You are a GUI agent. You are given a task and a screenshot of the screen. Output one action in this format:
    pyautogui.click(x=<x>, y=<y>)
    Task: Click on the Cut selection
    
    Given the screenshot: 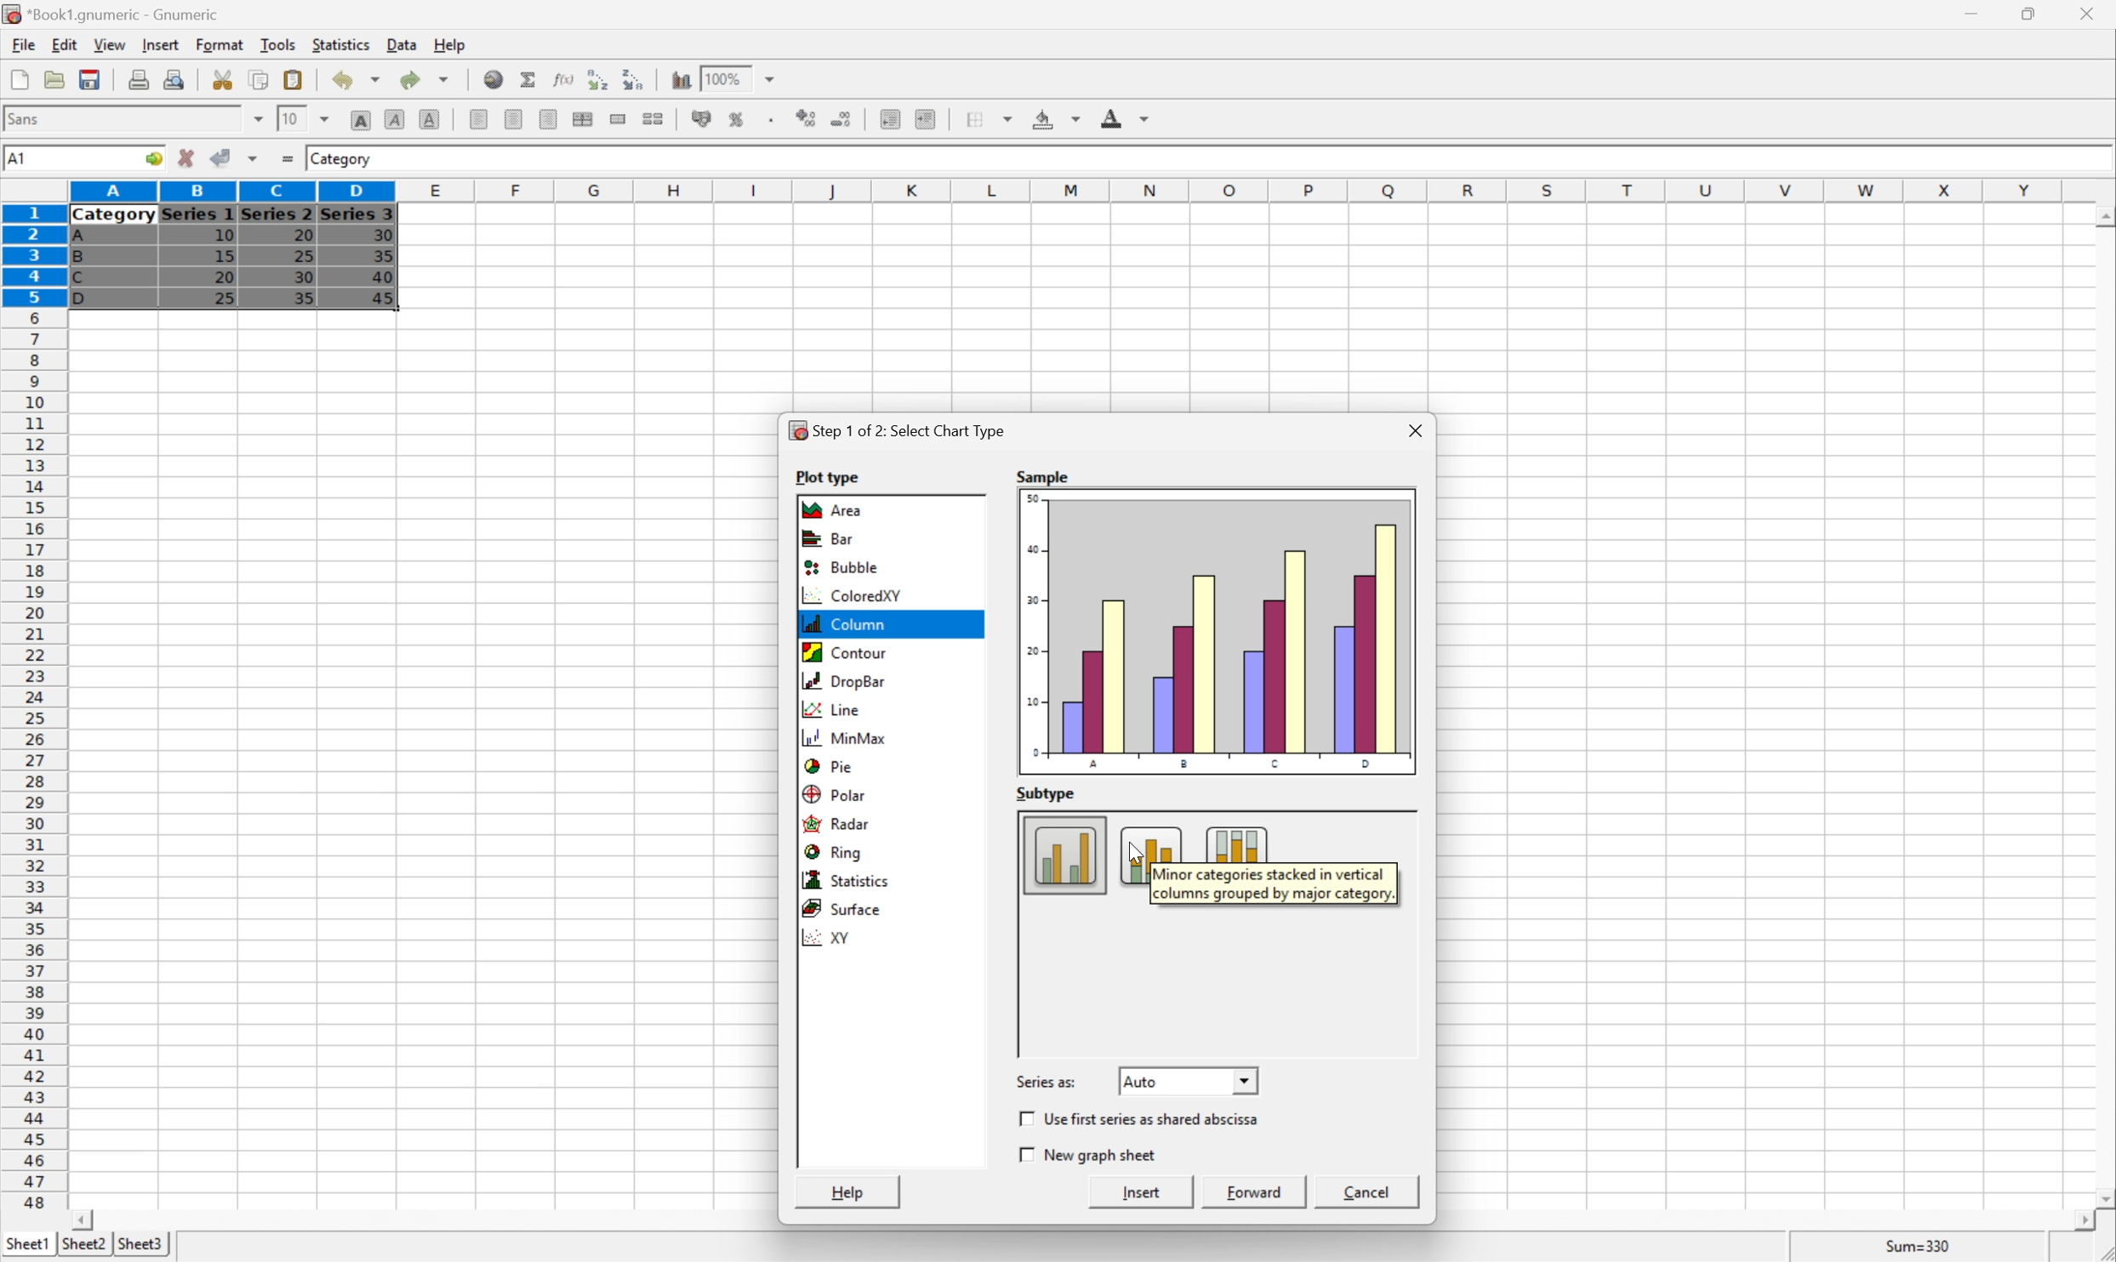 What is the action you would take?
    pyautogui.click(x=225, y=80)
    